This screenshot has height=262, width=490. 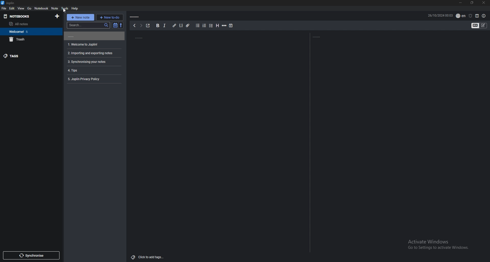 What do you see at coordinates (231, 26) in the screenshot?
I see `insert time` at bounding box center [231, 26].